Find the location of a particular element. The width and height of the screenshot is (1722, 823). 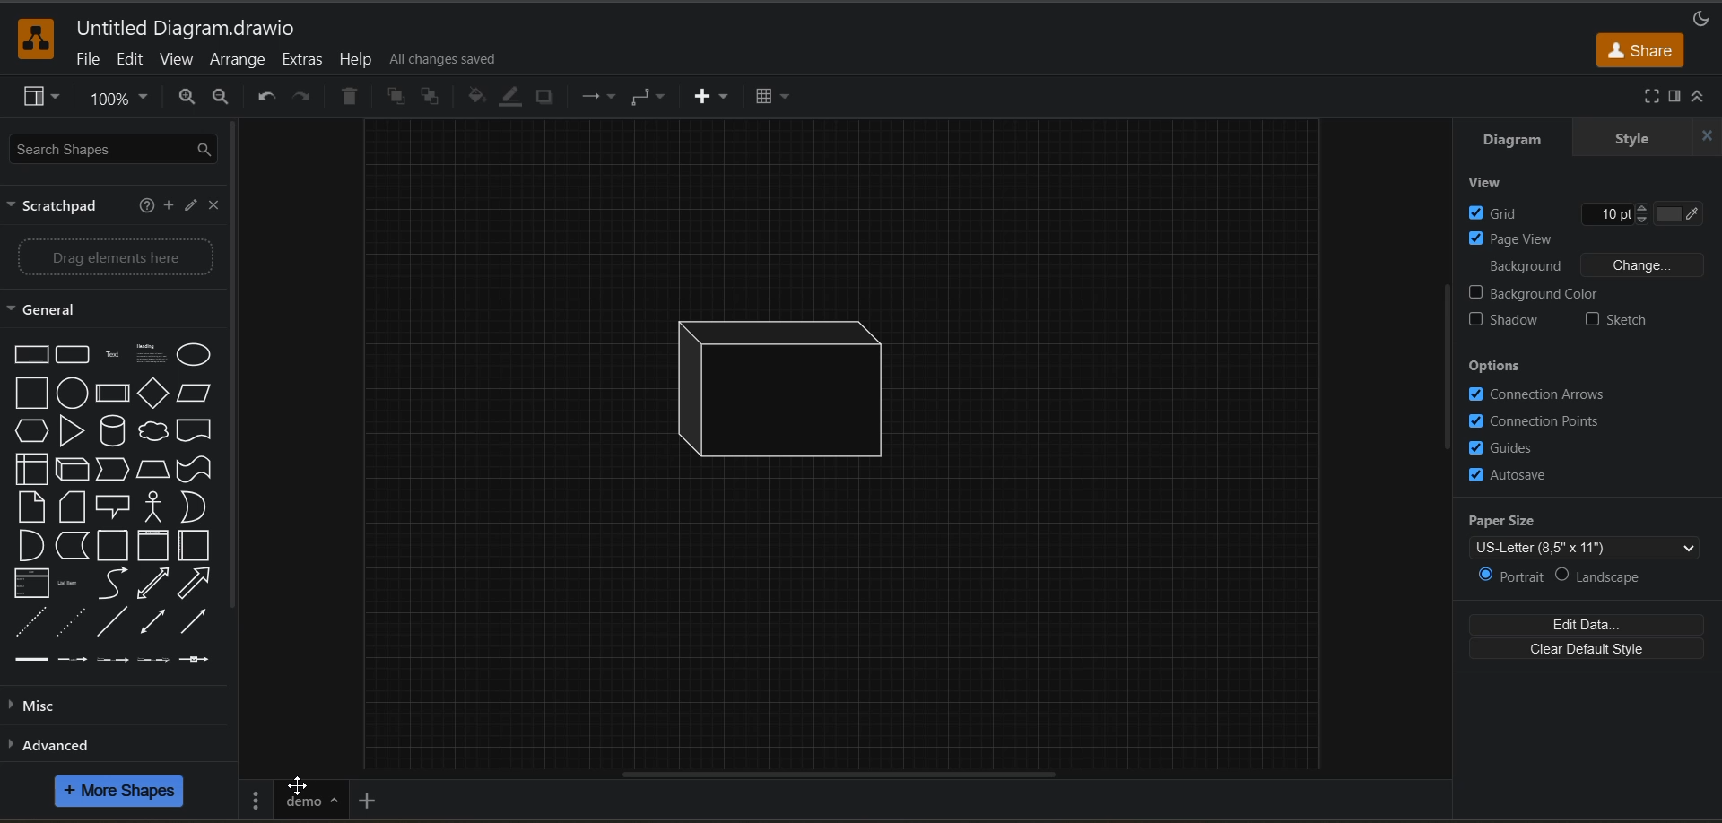

file is located at coordinates (94, 59).